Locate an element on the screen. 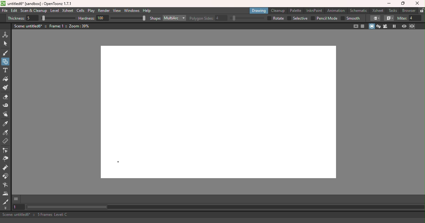  InknPaint is located at coordinates (314, 11).